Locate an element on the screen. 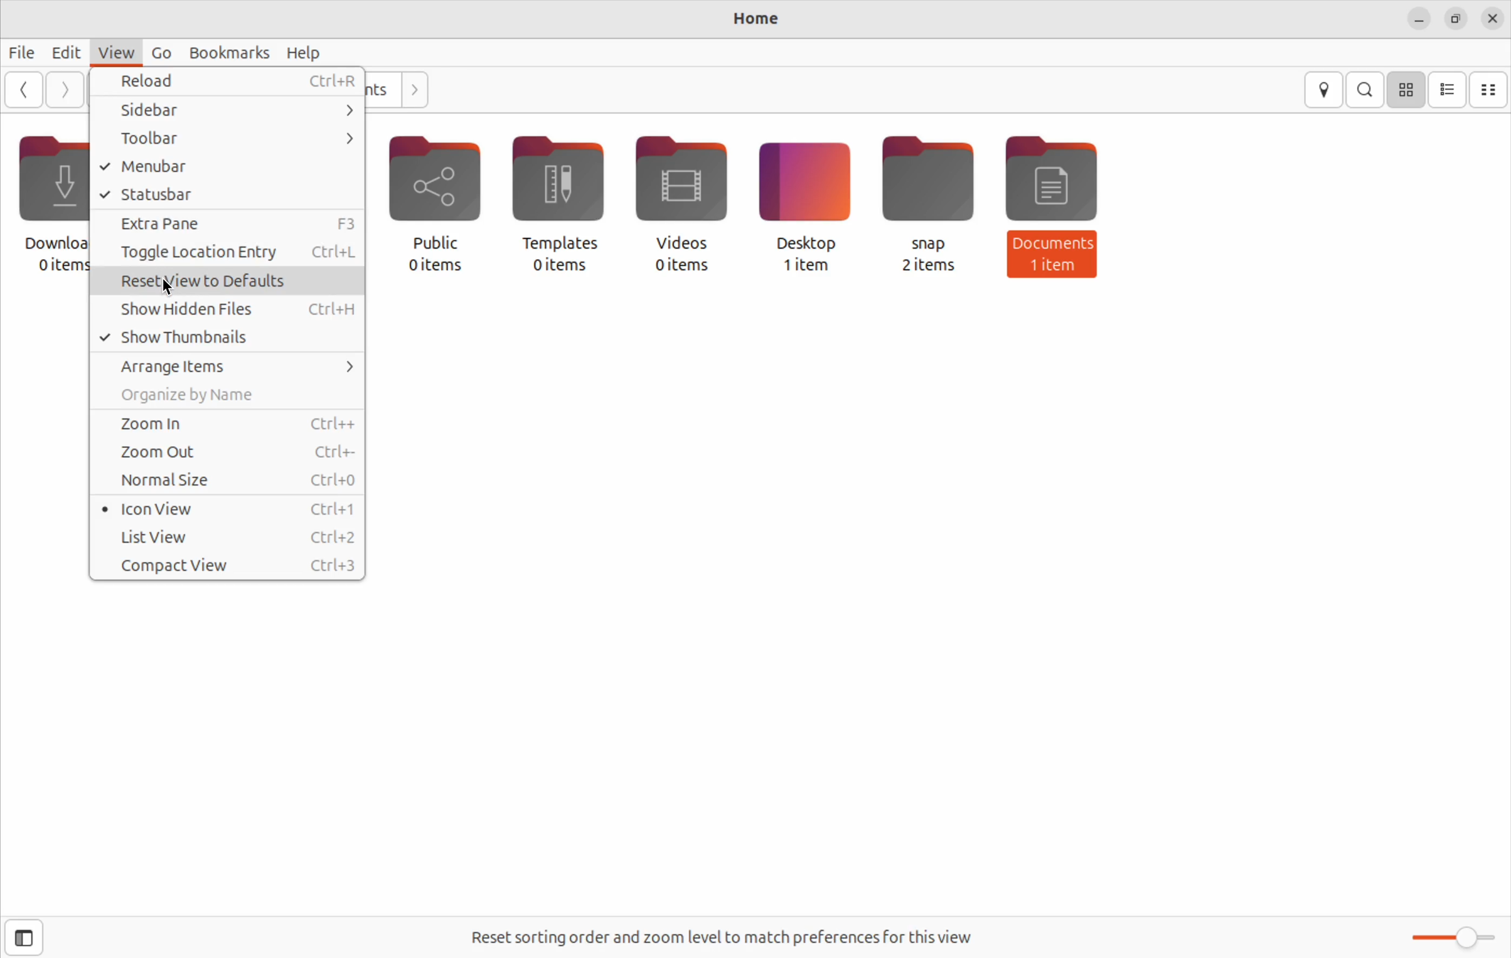 This screenshot has width=1511, height=958. view is located at coordinates (119, 48).